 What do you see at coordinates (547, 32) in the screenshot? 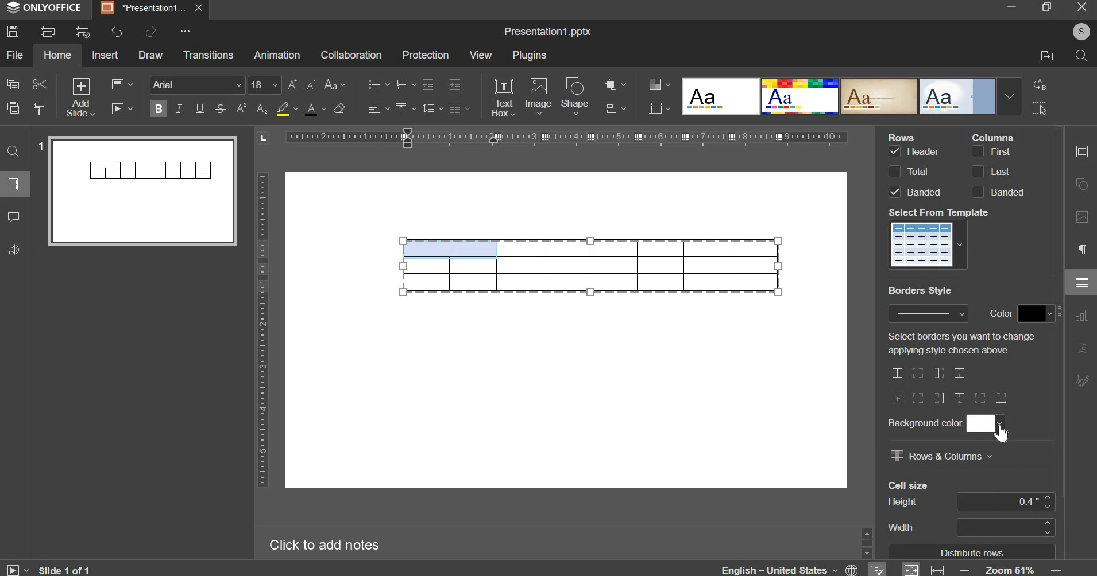
I see `Title` at bounding box center [547, 32].